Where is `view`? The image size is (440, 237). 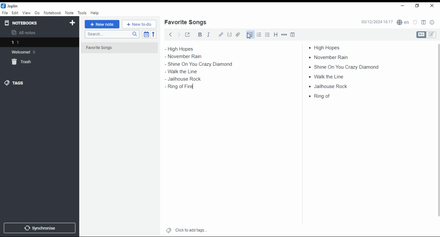 view is located at coordinates (26, 13).